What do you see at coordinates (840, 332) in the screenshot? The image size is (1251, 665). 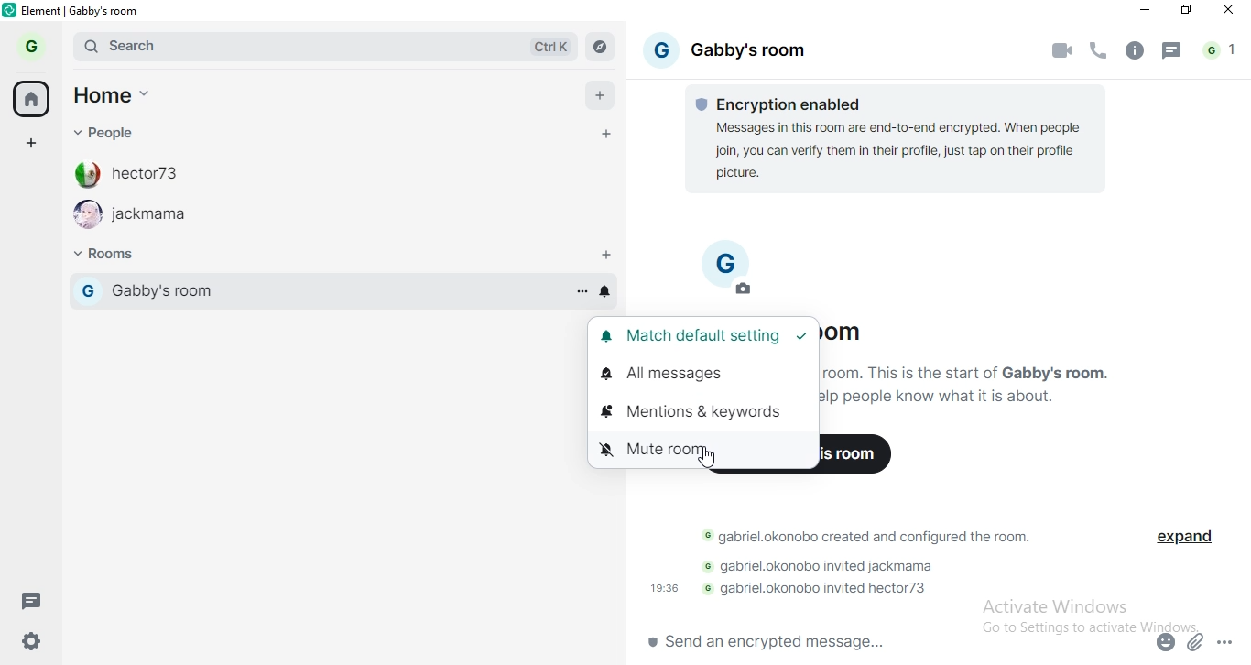 I see `Gabby's room` at bounding box center [840, 332].